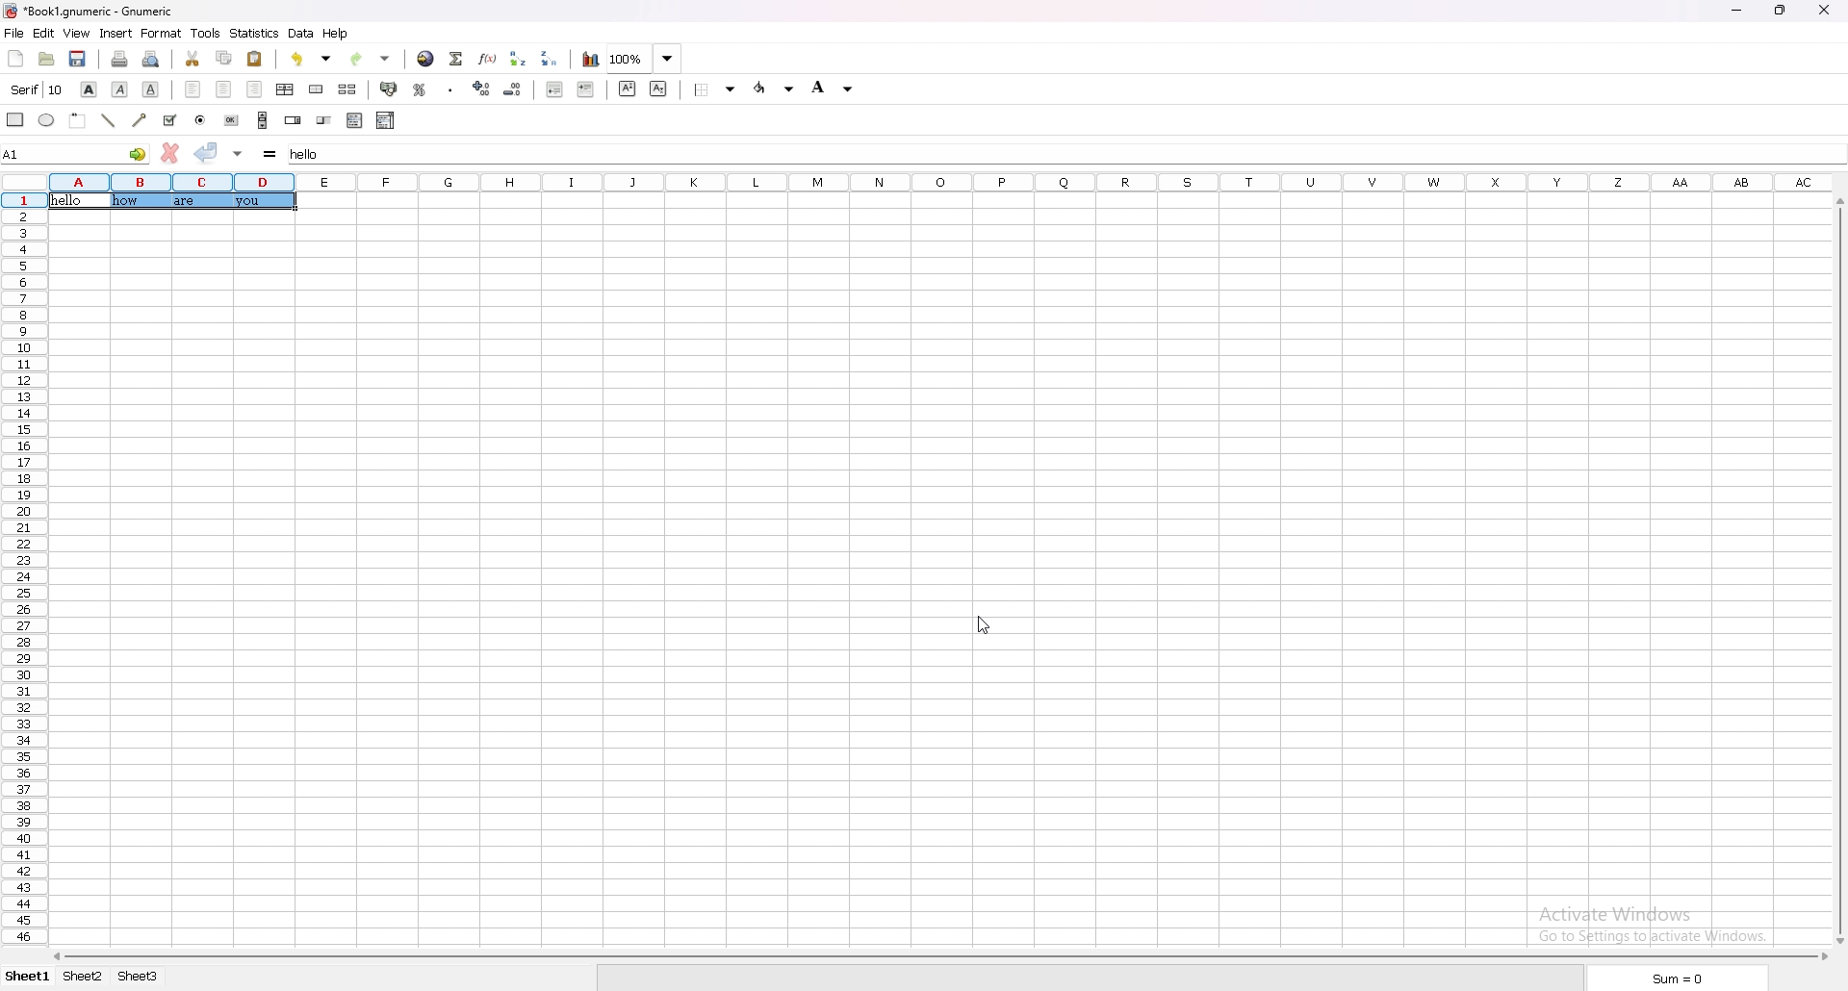  Describe the element at coordinates (450, 89) in the screenshot. I see `thousand separator` at that location.